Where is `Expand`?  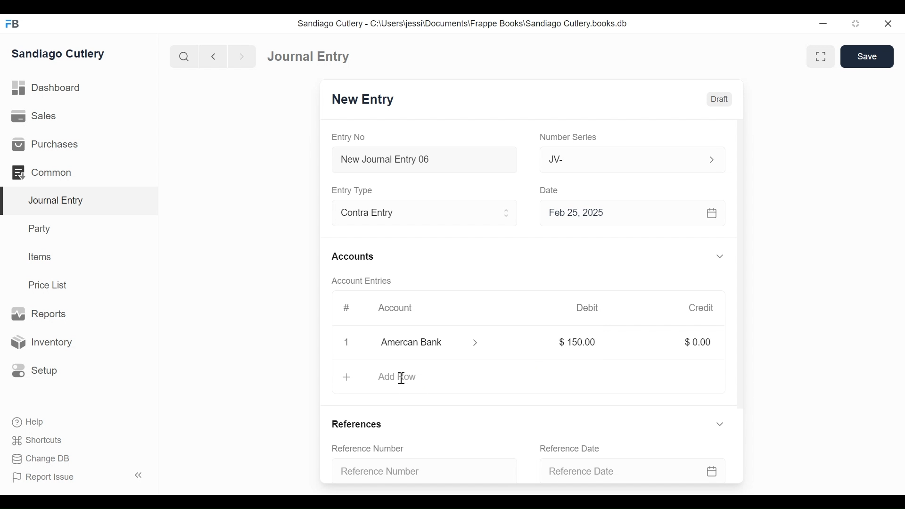
Expand is located at coordinates (720, 424).